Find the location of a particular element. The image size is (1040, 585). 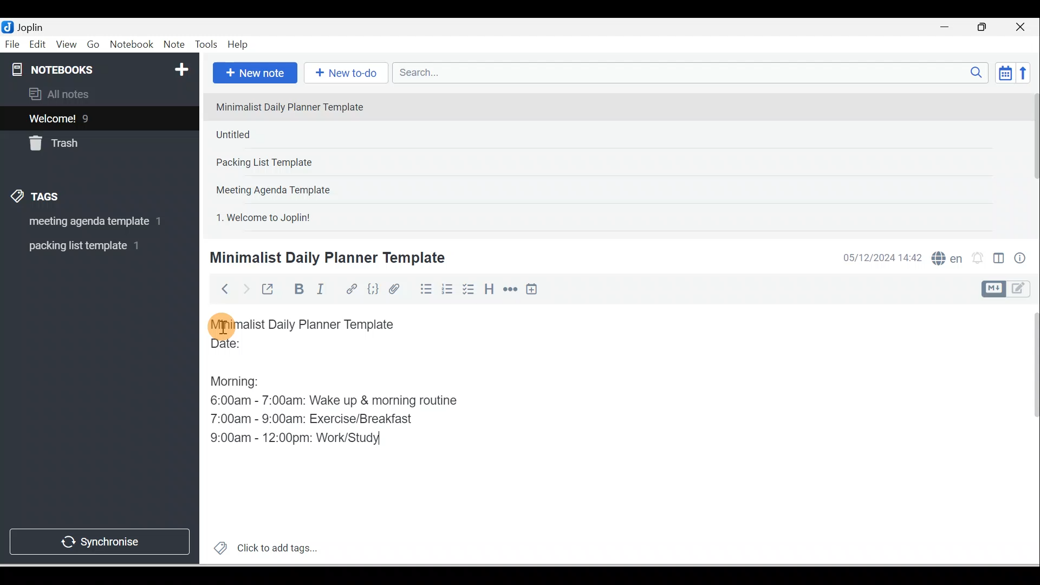

Edit is located at coordinates (38, 45).